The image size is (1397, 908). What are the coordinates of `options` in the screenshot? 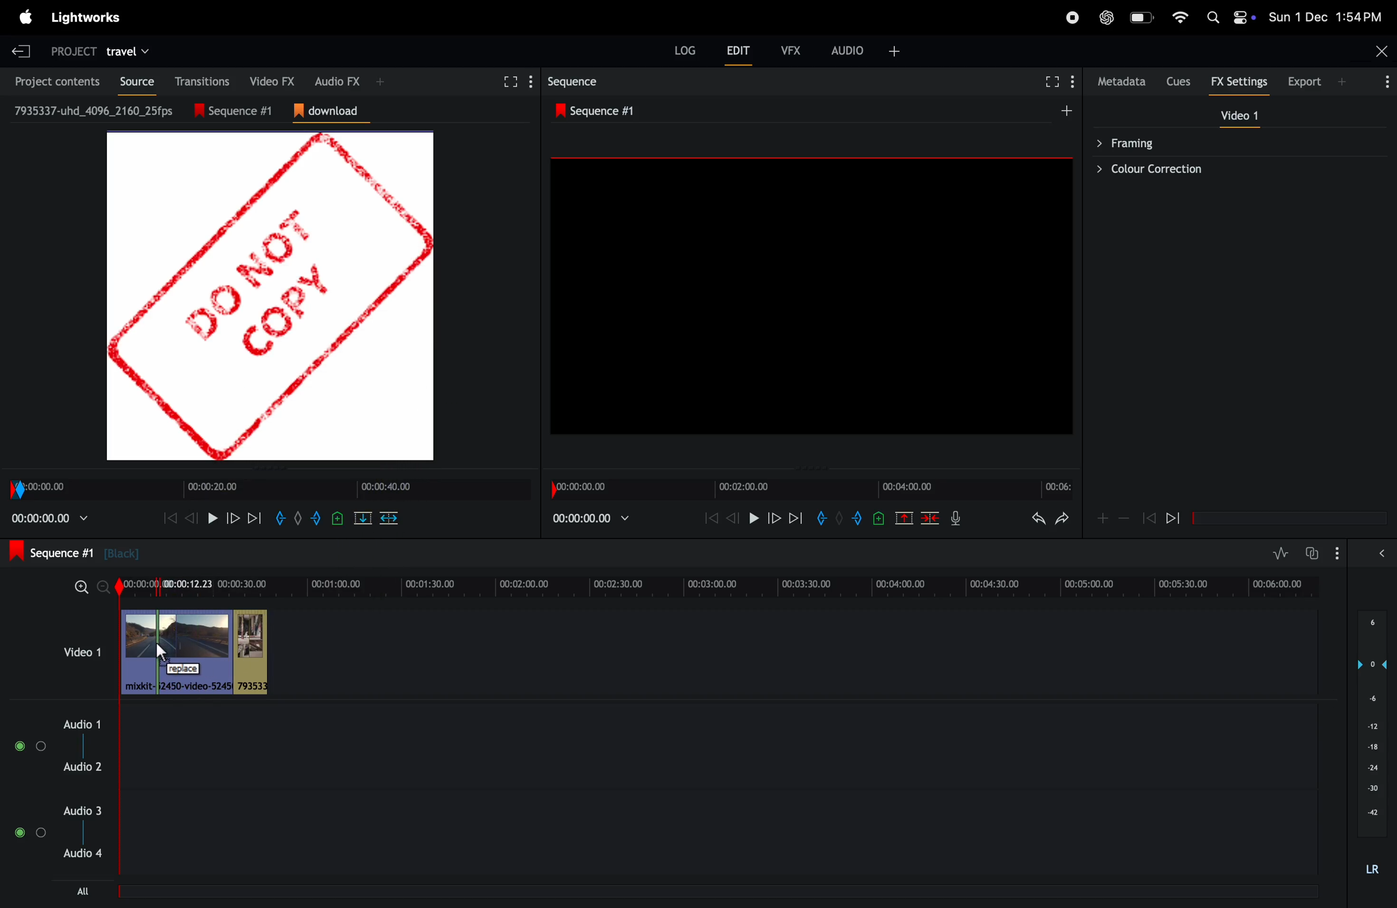 It's located at (1337, 553).